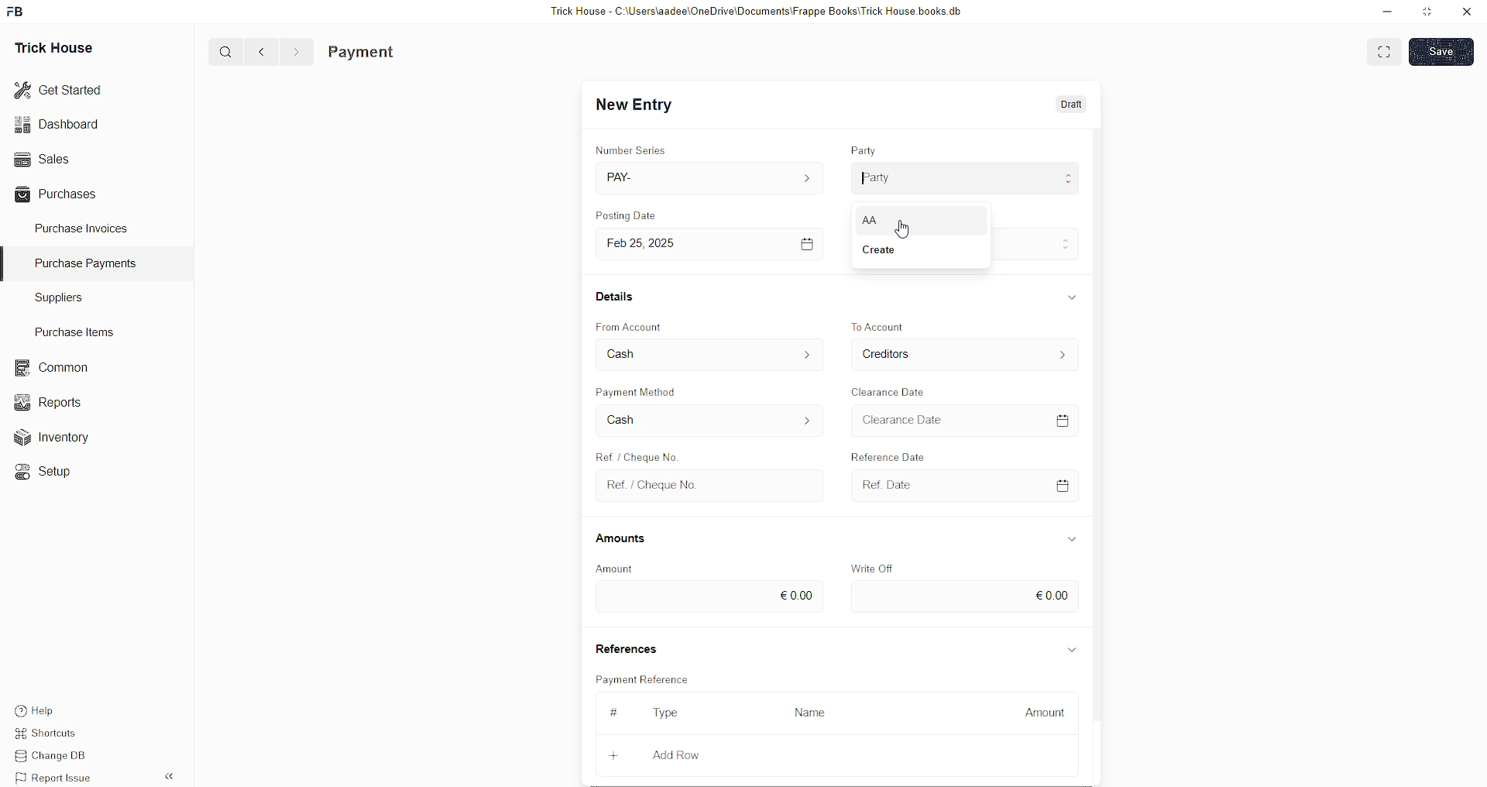 This screenshot has height=787, width=1487. What do you see at coordinates (1386, 50) in the screenshot?
I see `EXPAND` at bounding box center [1386, 50].